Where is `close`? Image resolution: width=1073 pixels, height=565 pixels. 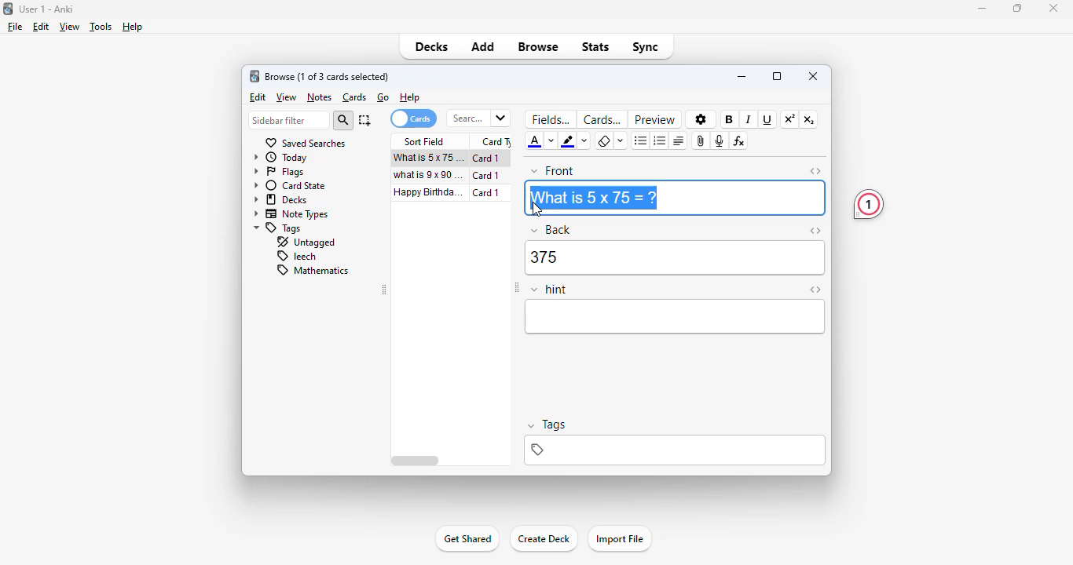
close is located at coordinates (1053, 9).